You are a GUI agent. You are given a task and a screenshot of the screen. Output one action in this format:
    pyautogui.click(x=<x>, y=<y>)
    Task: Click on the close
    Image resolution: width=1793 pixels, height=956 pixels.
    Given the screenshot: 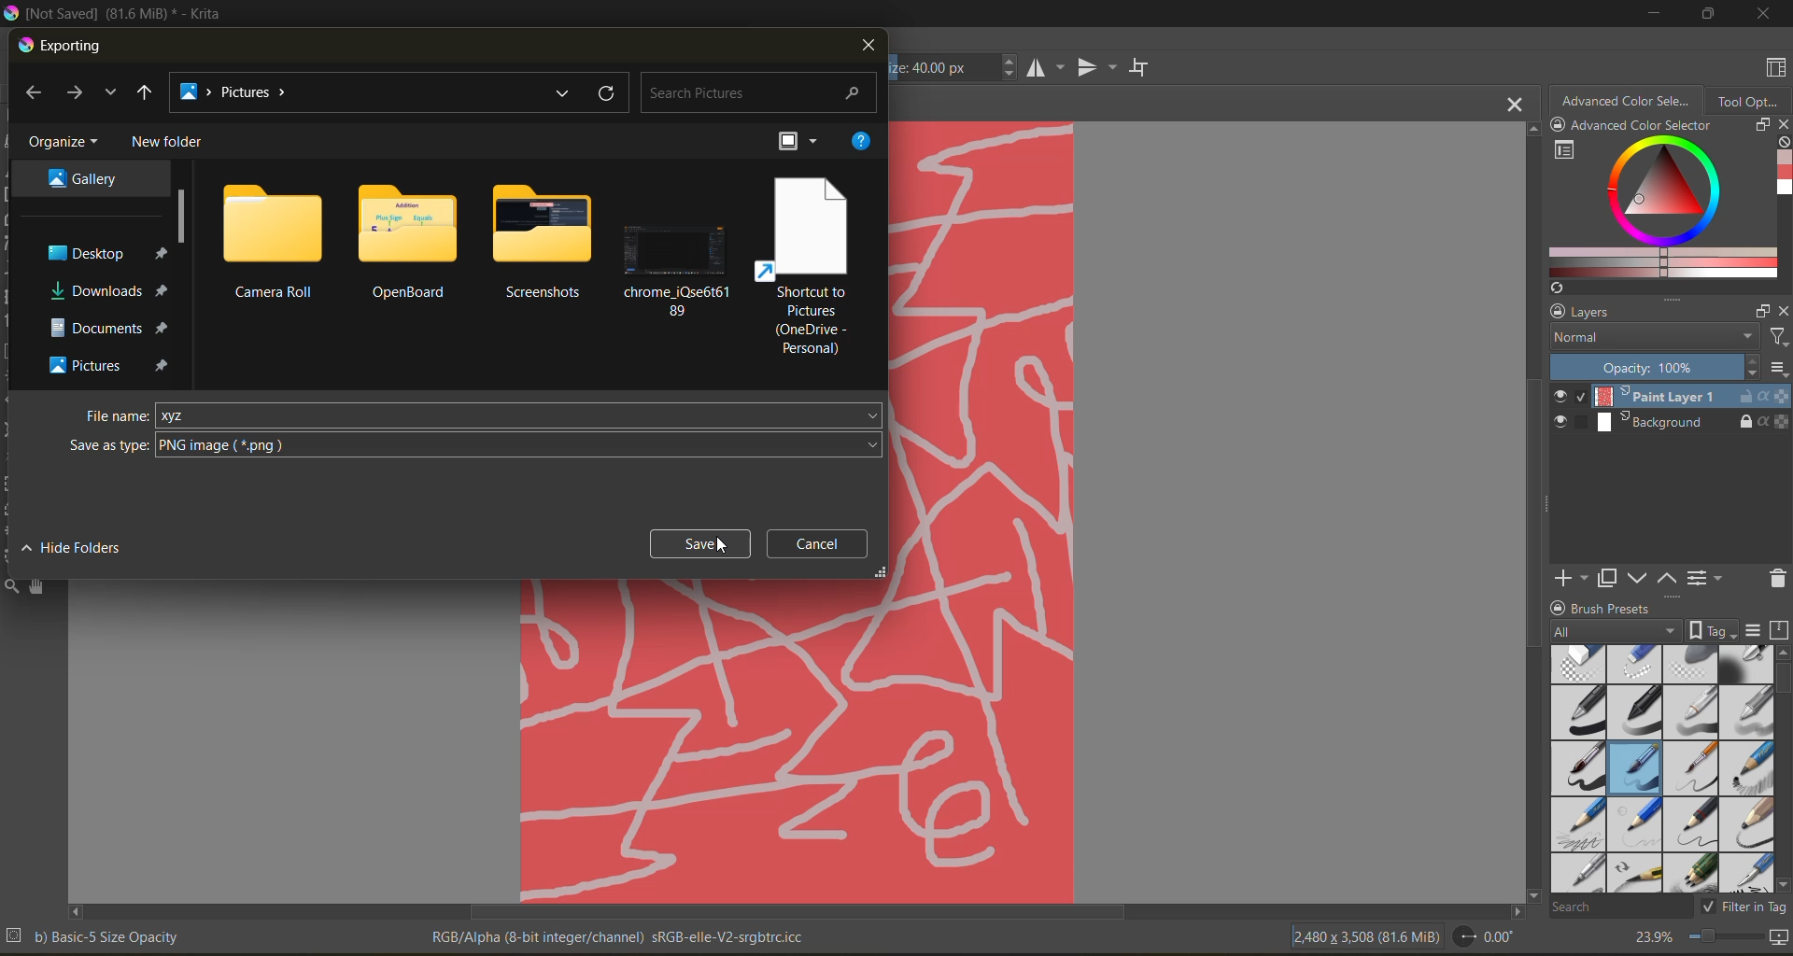 What is the action you would take?
    pyautogui.click(x=1782, y=311)
    